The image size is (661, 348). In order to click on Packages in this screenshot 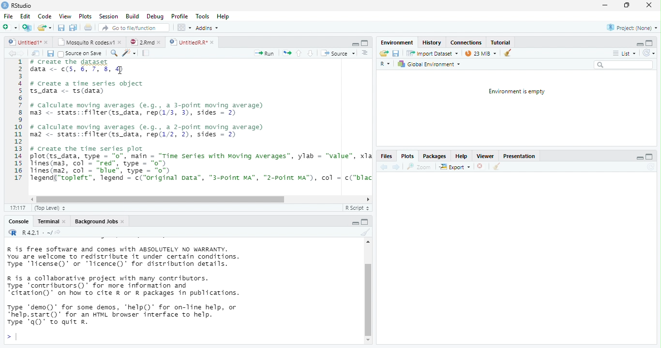, I will do `click(435, 156)`.